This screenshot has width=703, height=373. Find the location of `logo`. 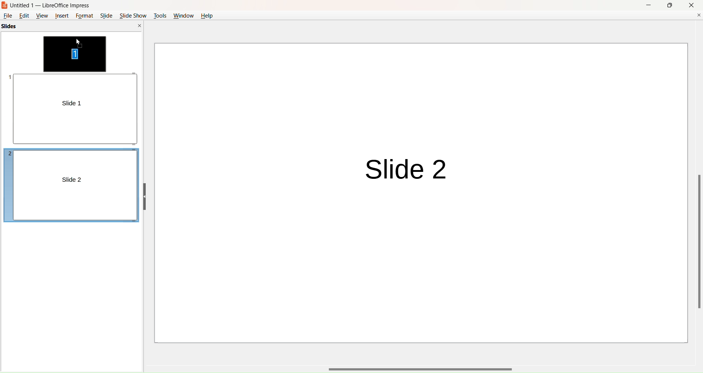

logo is located at coordinates (6, 5).